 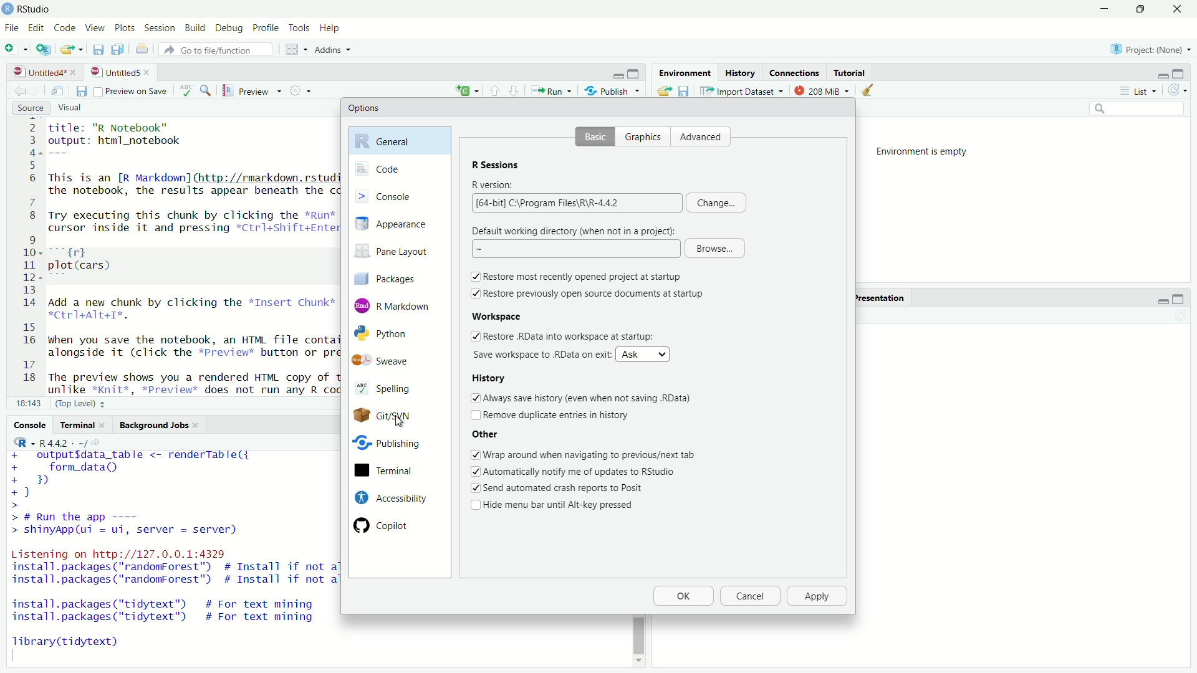 What do you see at coordinates (391, 389) in the screenshot?
I see `Spelling` at bounding box center [391, 389].